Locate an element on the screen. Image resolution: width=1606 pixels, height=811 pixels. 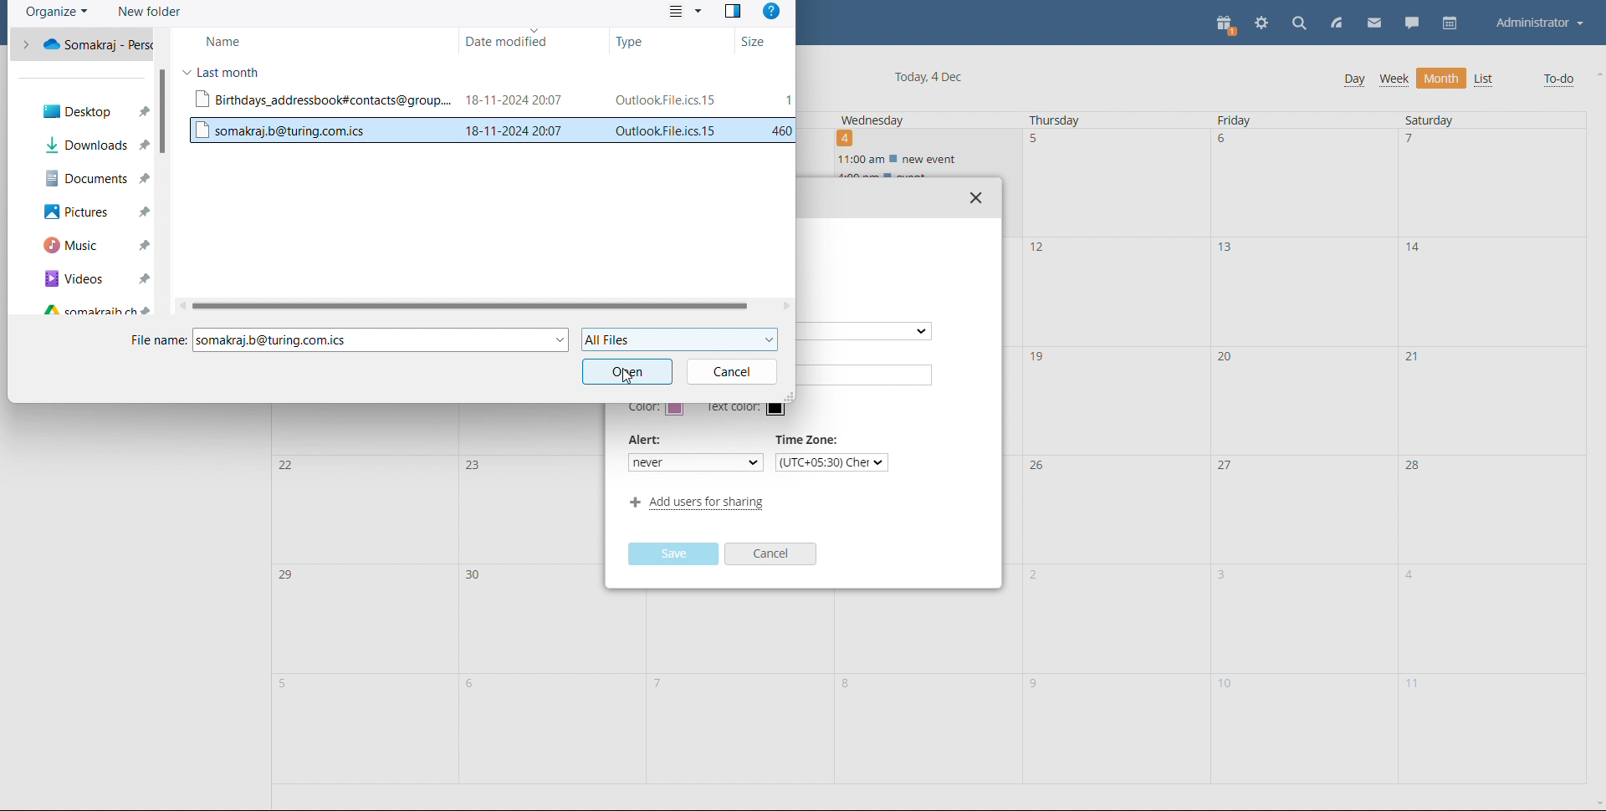
type is located at coordinates (661, 40).